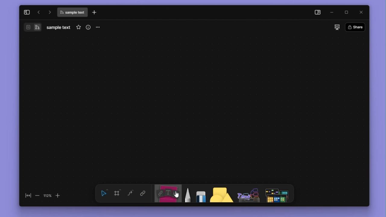 The height and width of the screenshot is (217, 386). Describe the element at coordinates (130, 193) in the screenshot. I see `curve` at that location.